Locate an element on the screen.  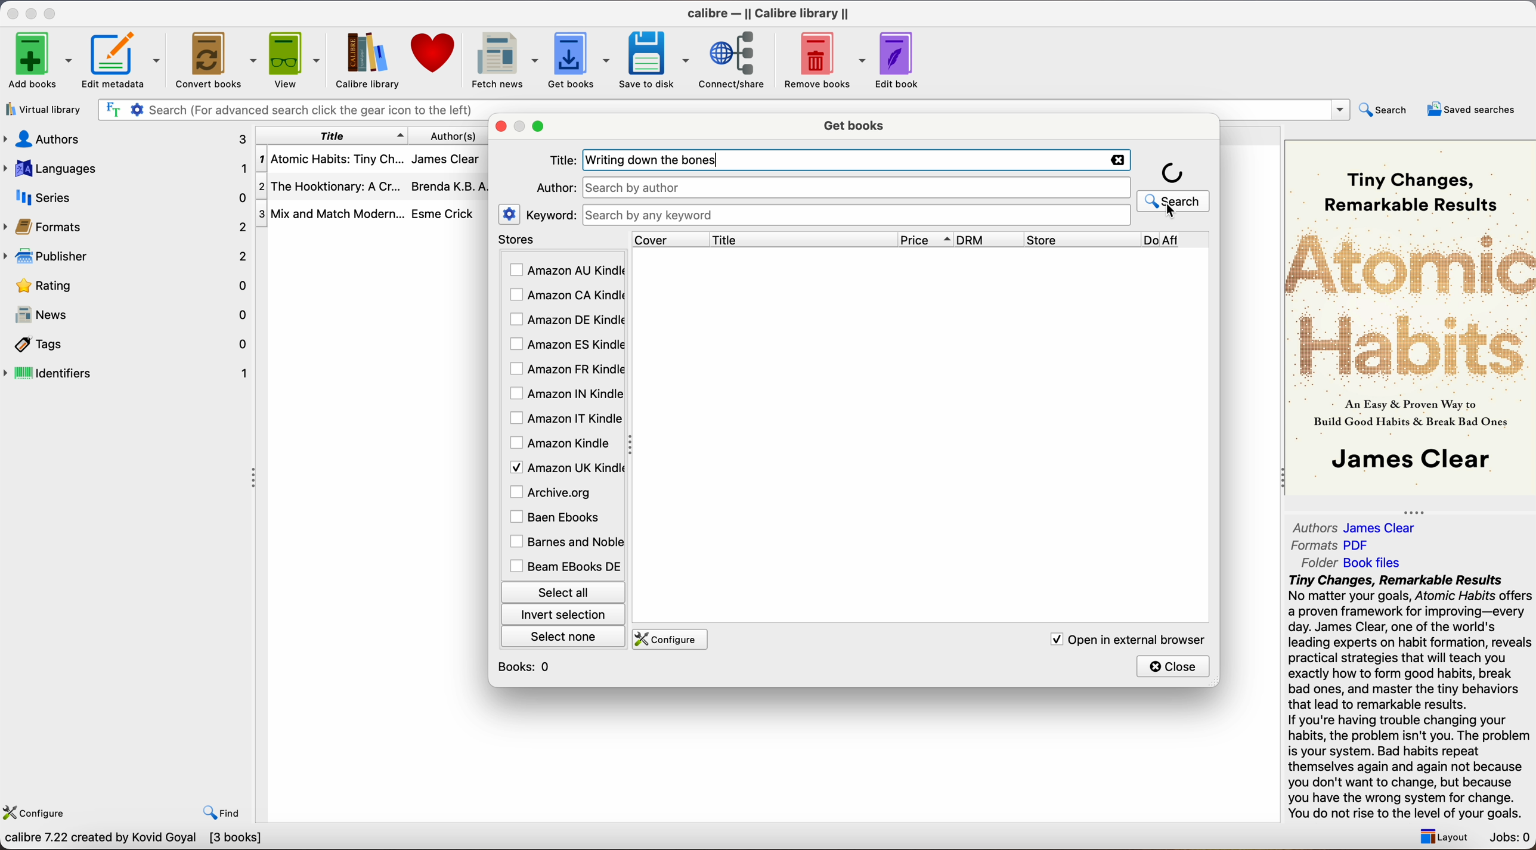
add books is located at coordinates (40, 61).